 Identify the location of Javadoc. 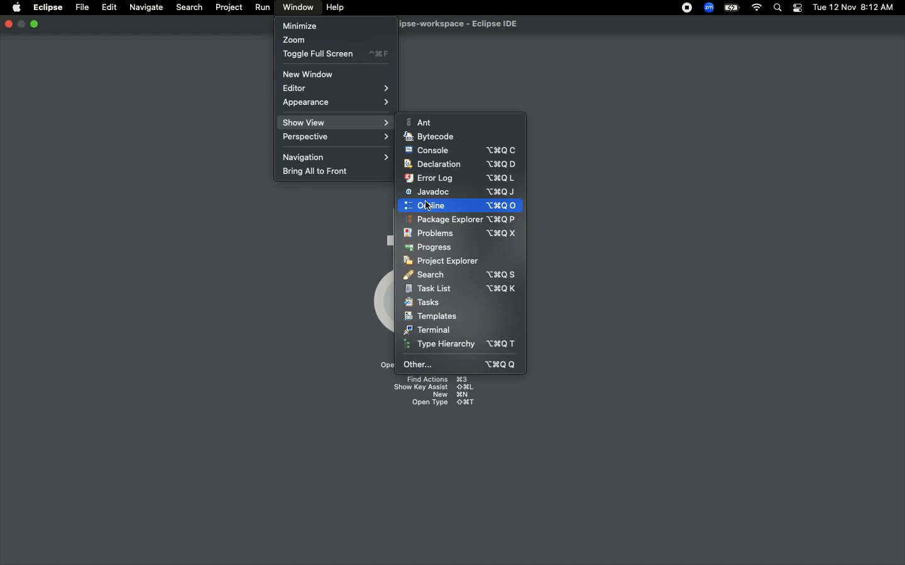
(461, 193).